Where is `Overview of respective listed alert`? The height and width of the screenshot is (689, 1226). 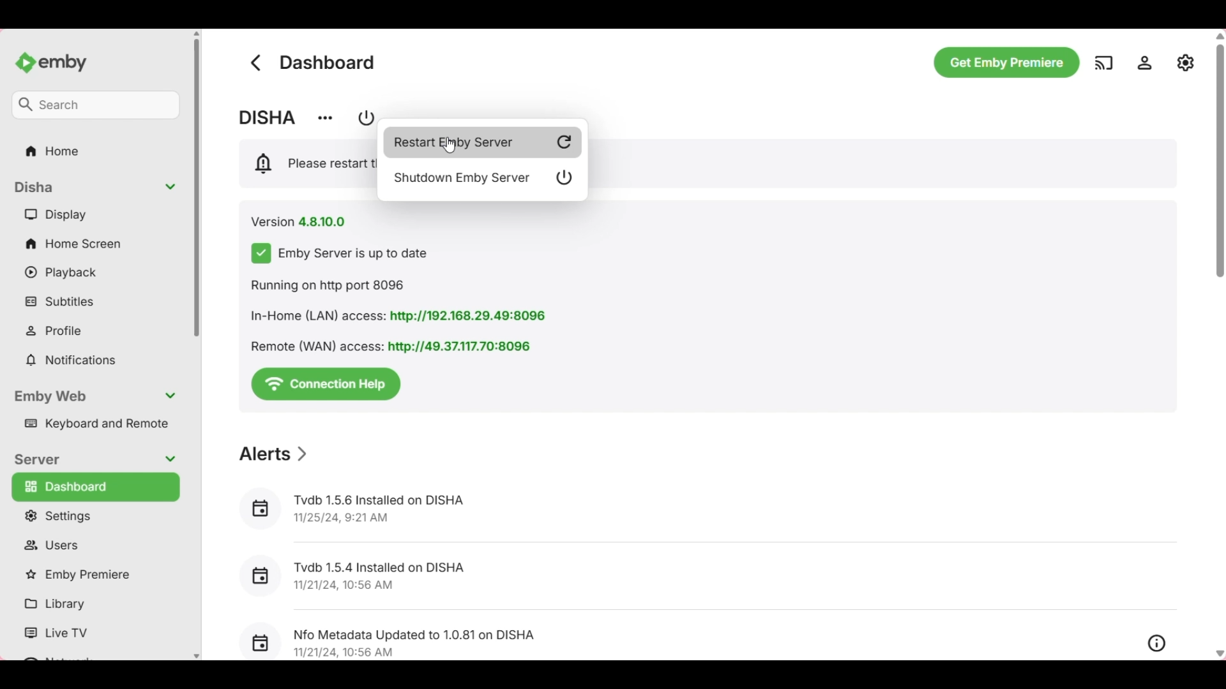 Overview of respective listed alert is located at coordinates (1157, 644).